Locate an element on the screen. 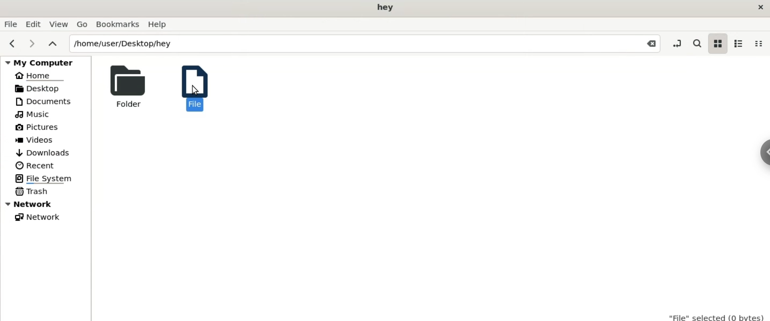 The height and width of the screenshot is (321, 770). home is located at coordinates (38, 75).